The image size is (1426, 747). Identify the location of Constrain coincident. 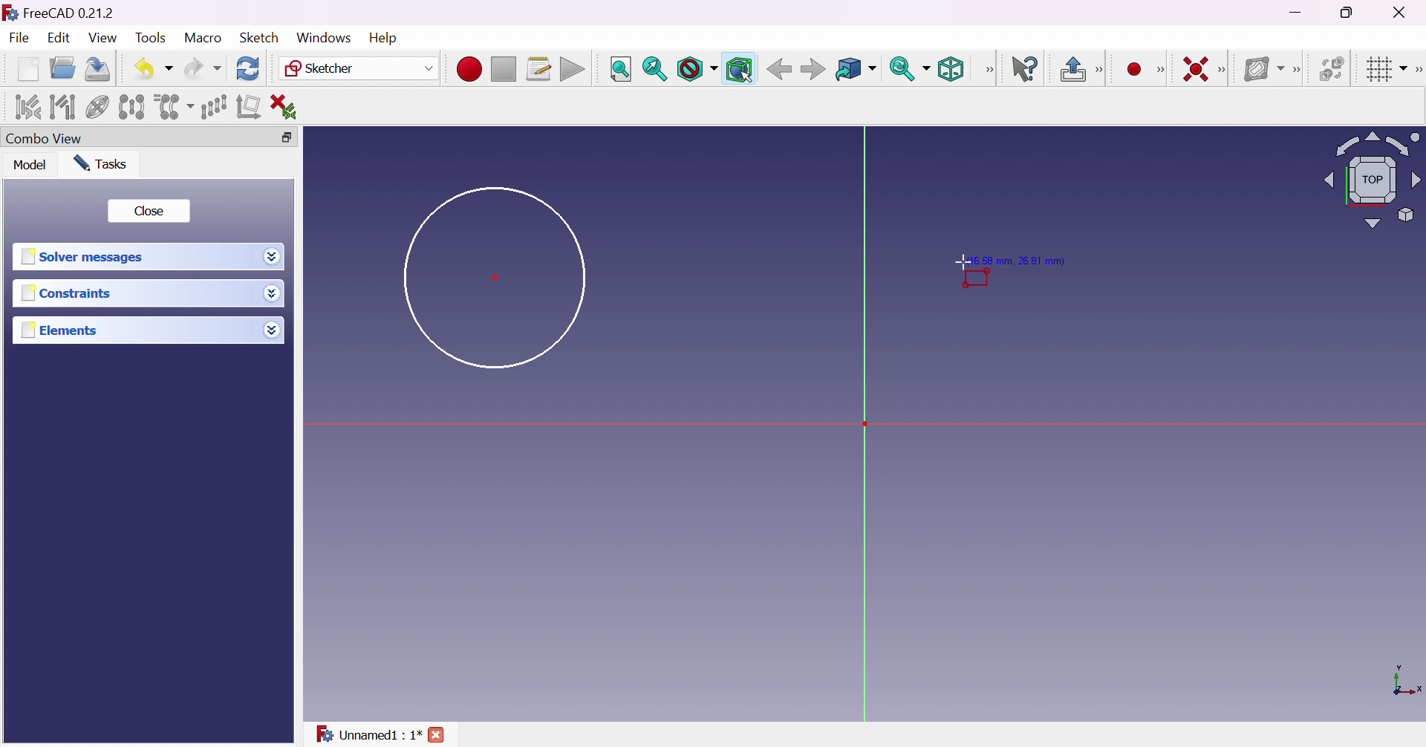
(1194, 69).